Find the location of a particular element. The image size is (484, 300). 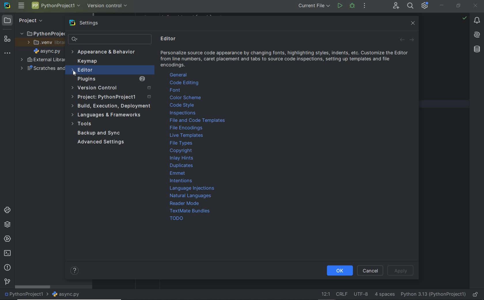

make file ready only is located at coordinates (476, 295).